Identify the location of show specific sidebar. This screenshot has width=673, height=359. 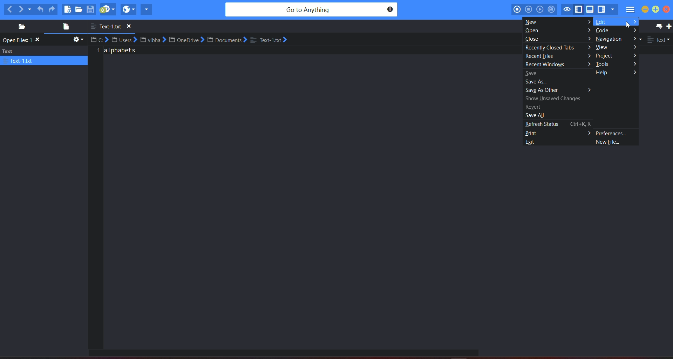
(612, 9).